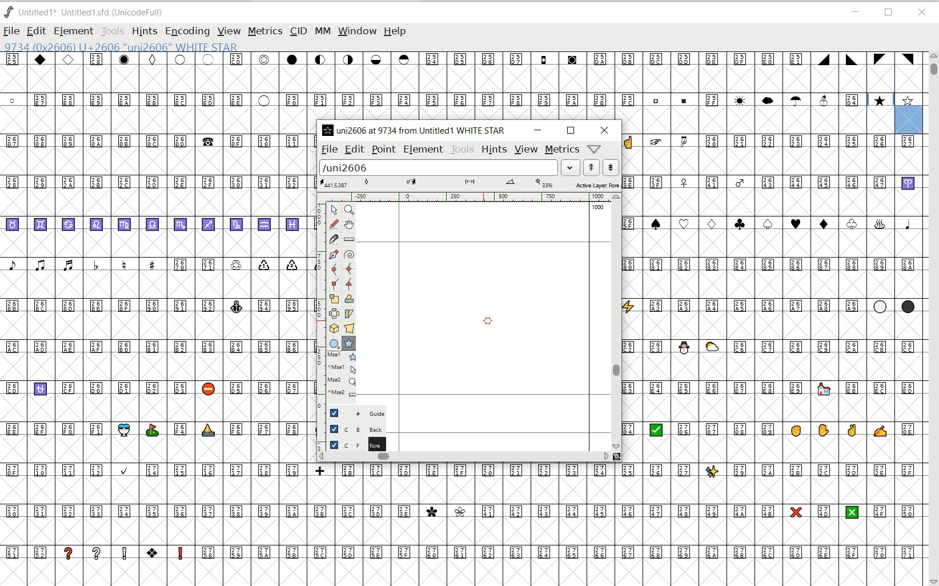  What do you see at coordinates (571, 131) in the screenshot?
I see `RESTORE` at bounding box center [571, 131].